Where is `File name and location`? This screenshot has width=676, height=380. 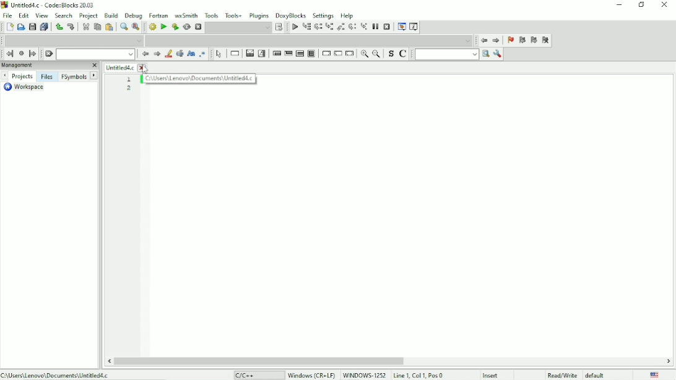 File name and location is located at coordinates (199, 78).